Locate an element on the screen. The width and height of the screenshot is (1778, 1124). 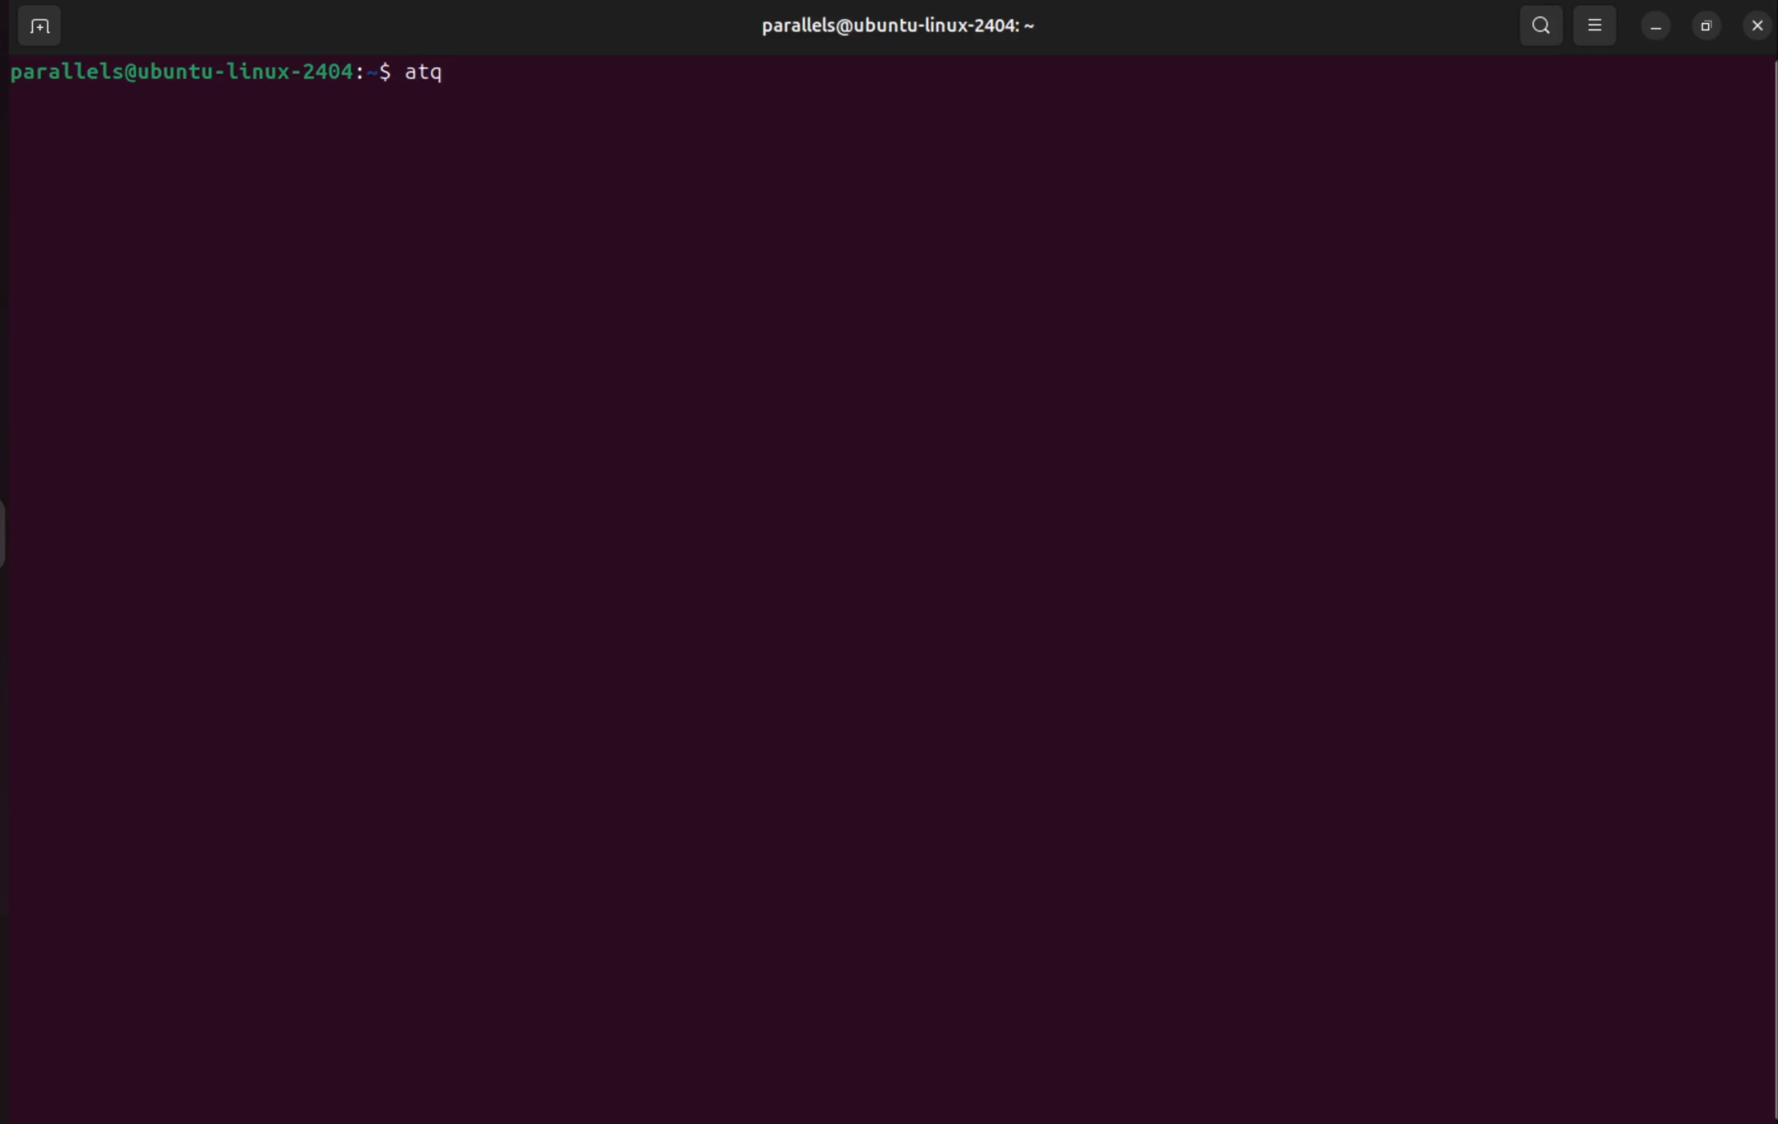
parallels user profile is located at coordinates (905, 27).